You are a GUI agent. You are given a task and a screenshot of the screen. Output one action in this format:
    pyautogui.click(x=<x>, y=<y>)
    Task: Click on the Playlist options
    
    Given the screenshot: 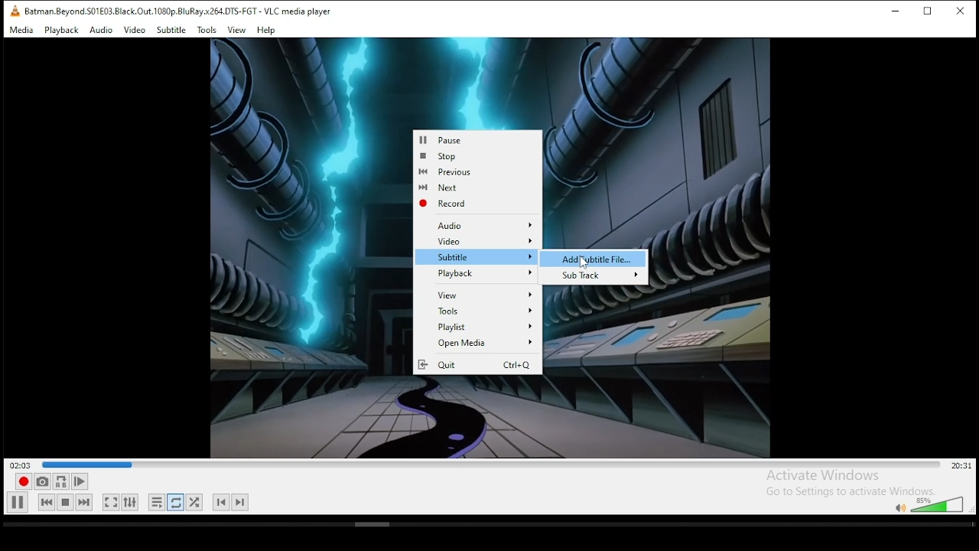 What is the action you would take?
    pyautogui.click(x=478, y=326)
    